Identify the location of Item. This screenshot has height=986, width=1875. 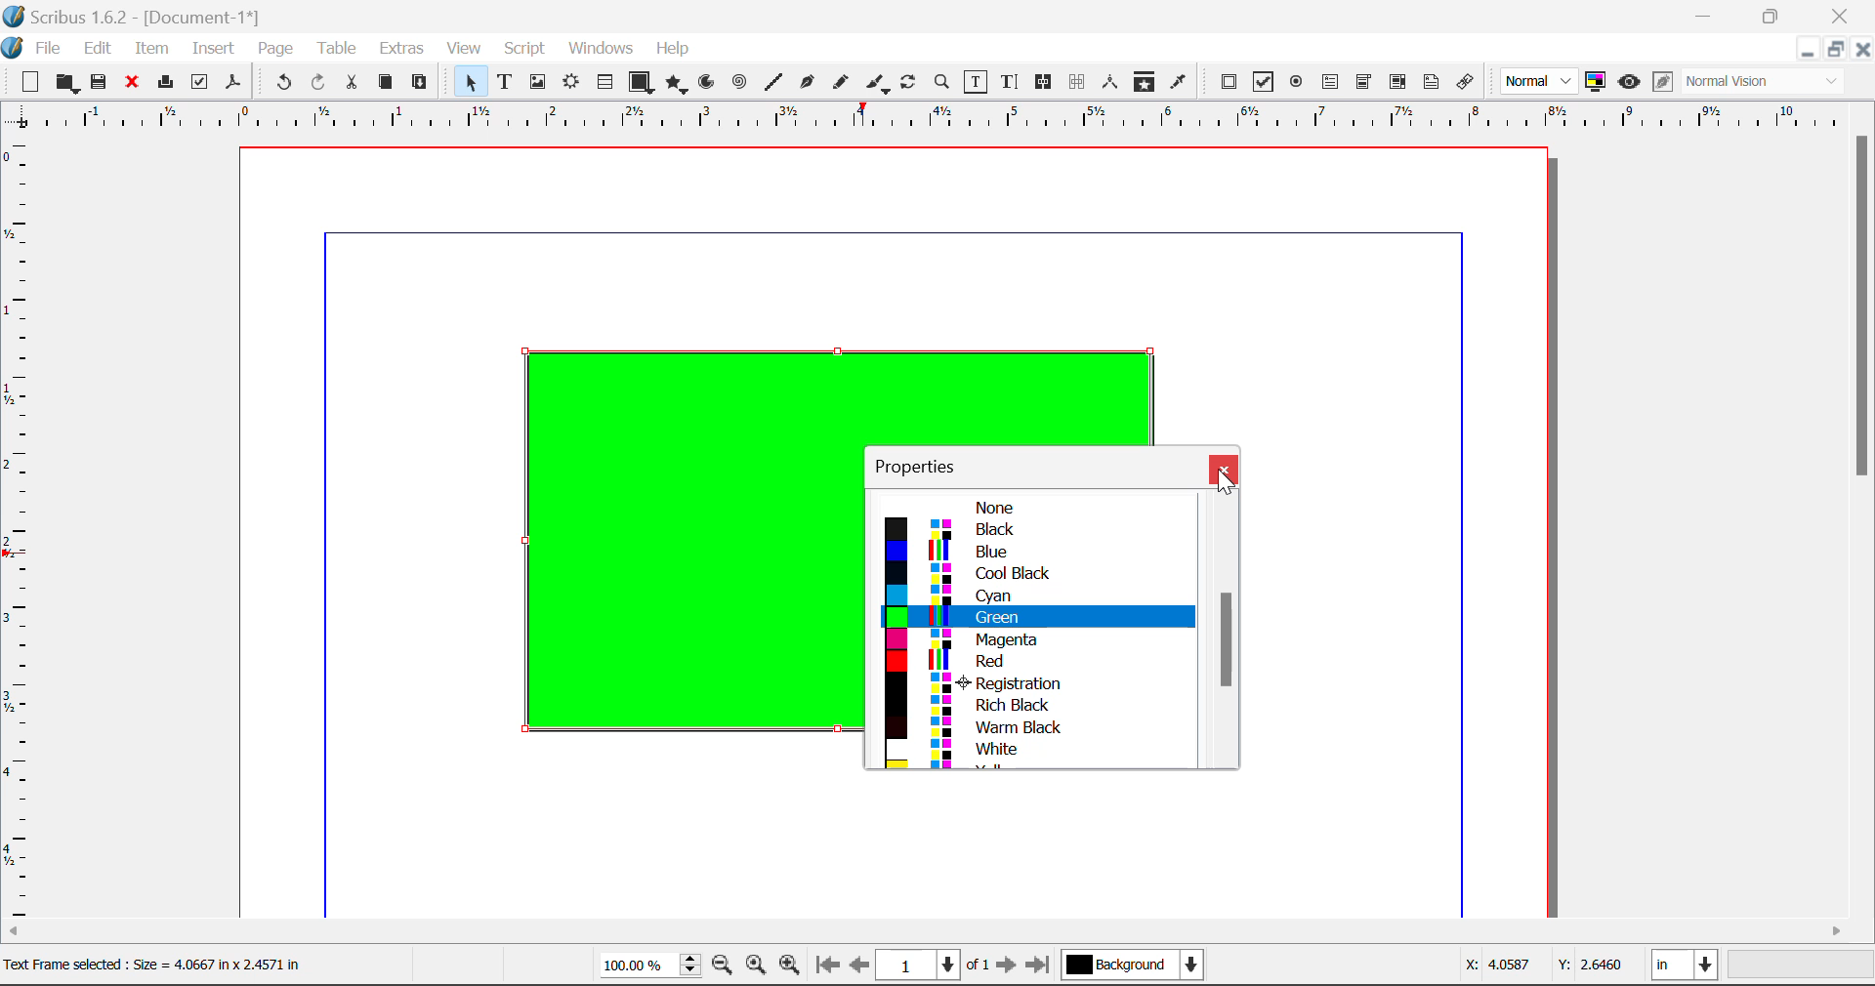
(148, 46).